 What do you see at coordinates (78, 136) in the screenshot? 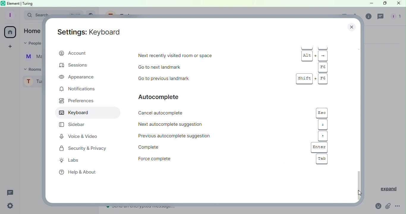
I see `Voice and Video` at bounding box center [78, 136].